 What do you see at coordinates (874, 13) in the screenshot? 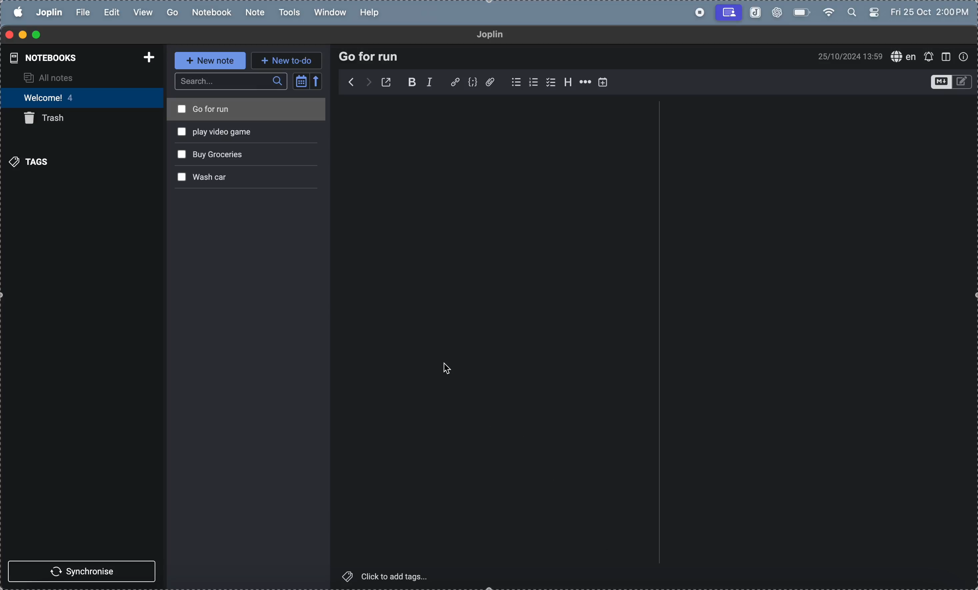
I see `Dark theme Toggle ` at bounding box center [874, 13].